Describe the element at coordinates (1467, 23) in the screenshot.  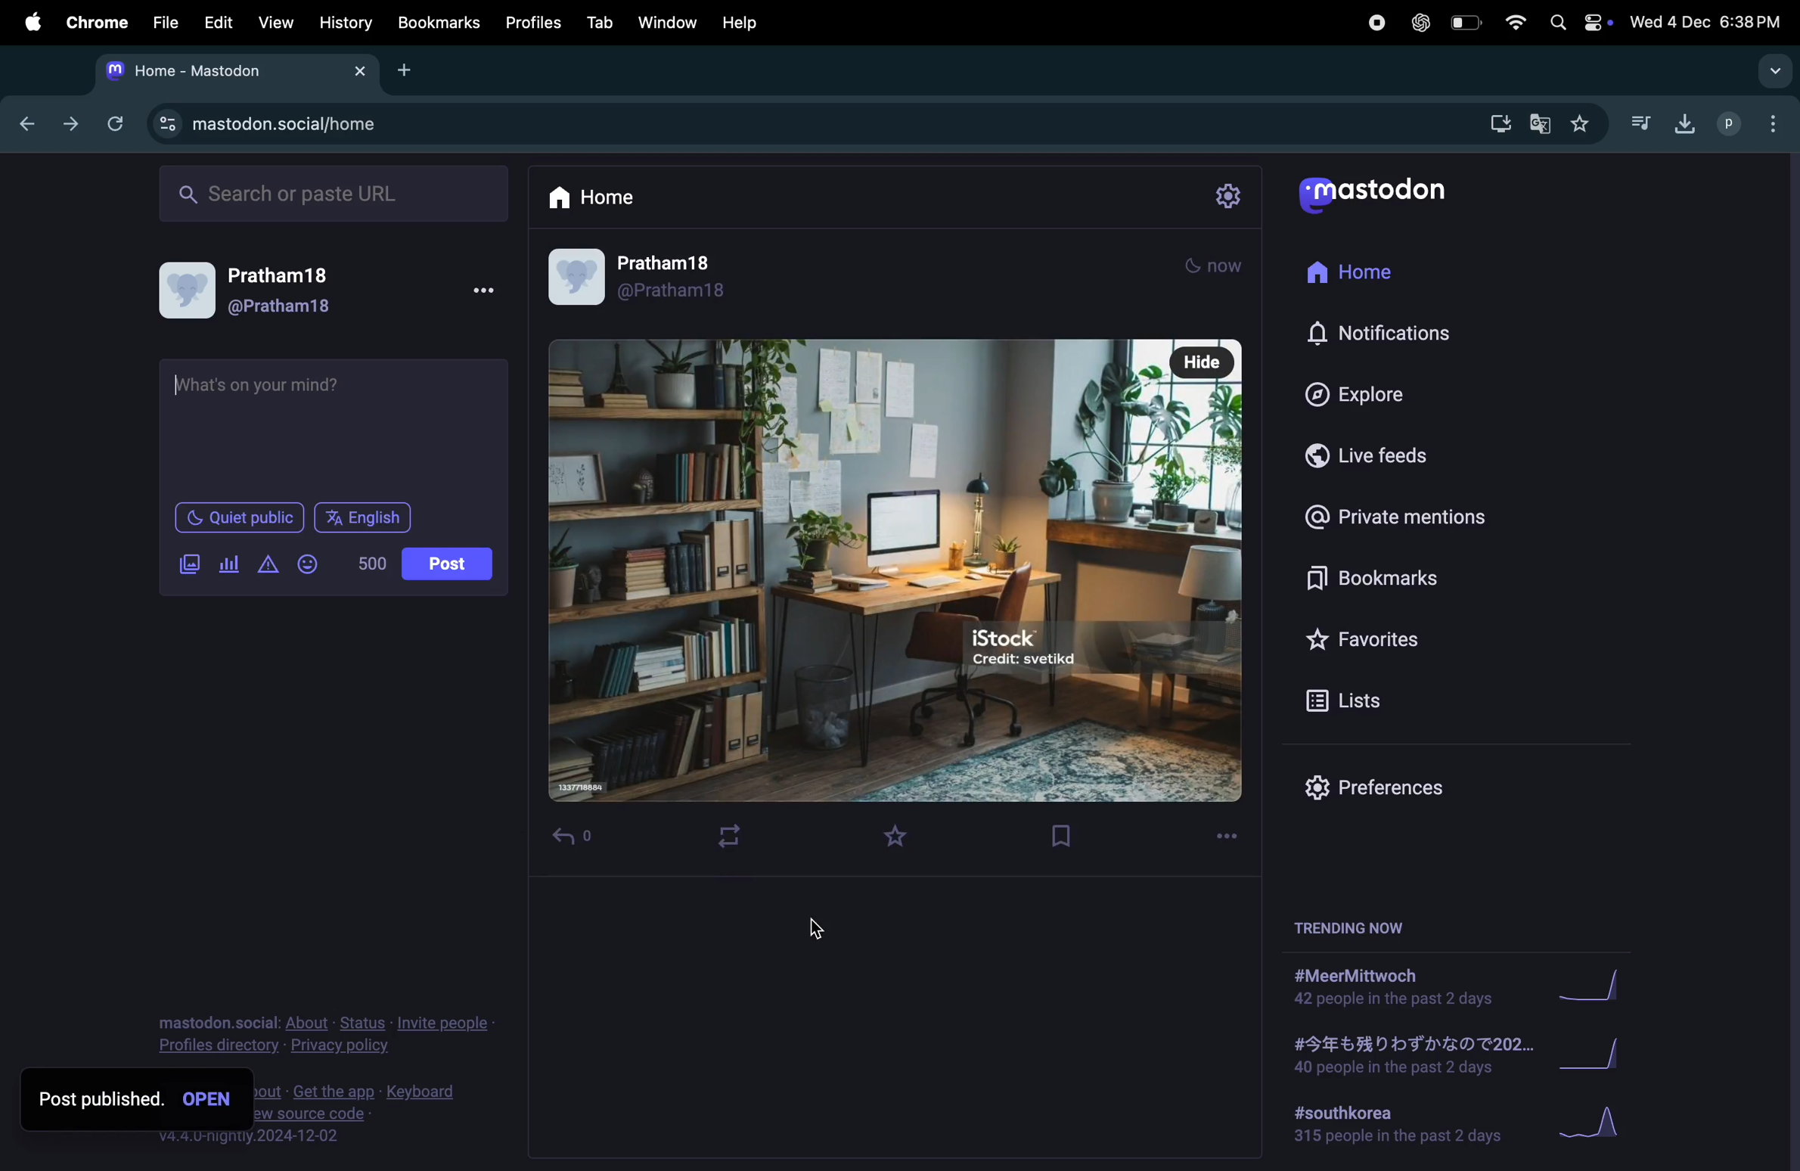
I see `battery` at that location.